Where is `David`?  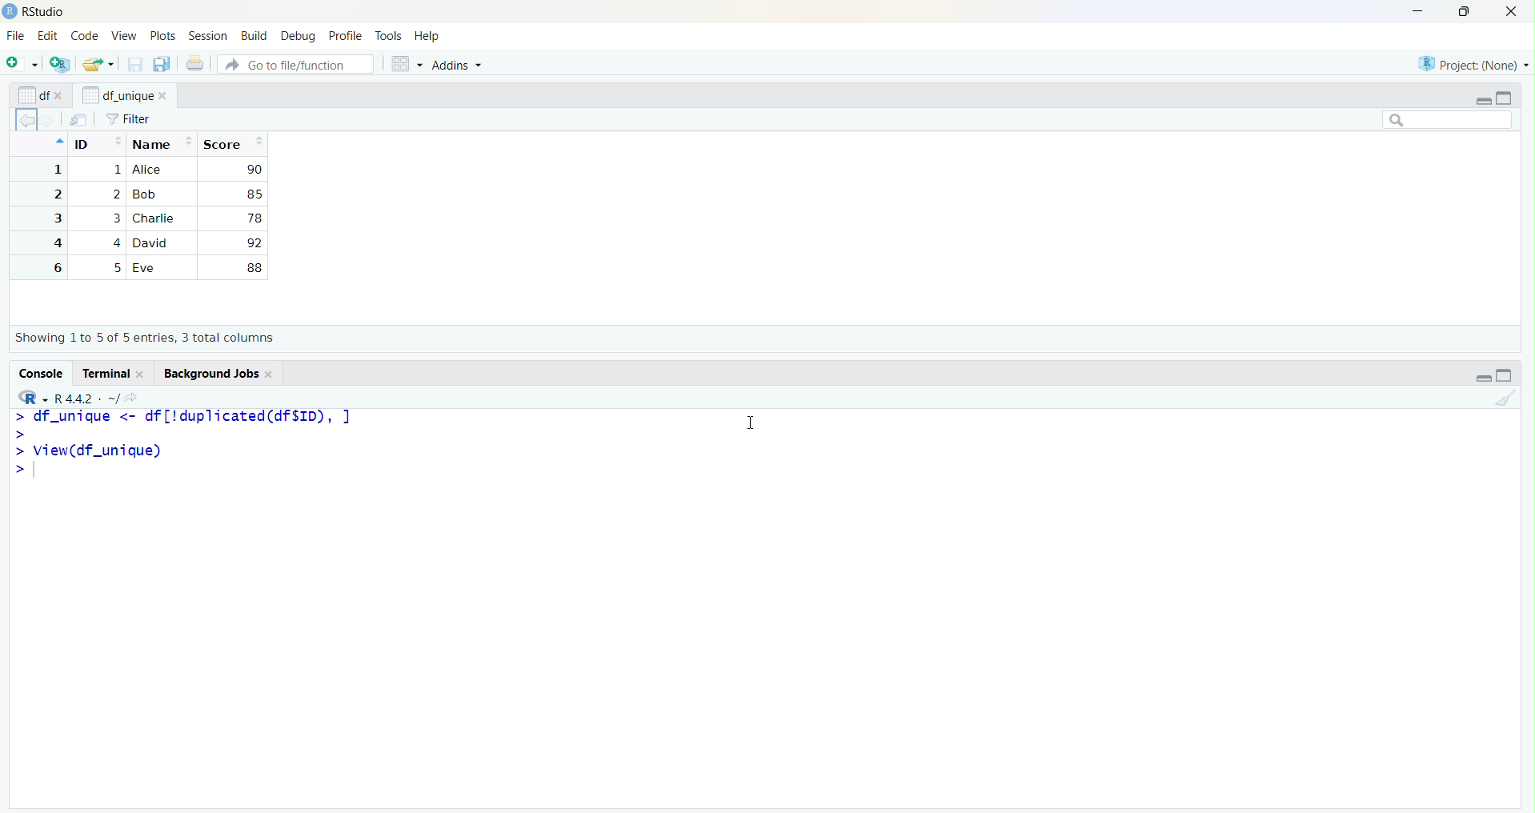
David is located at coordinates (152, 242).